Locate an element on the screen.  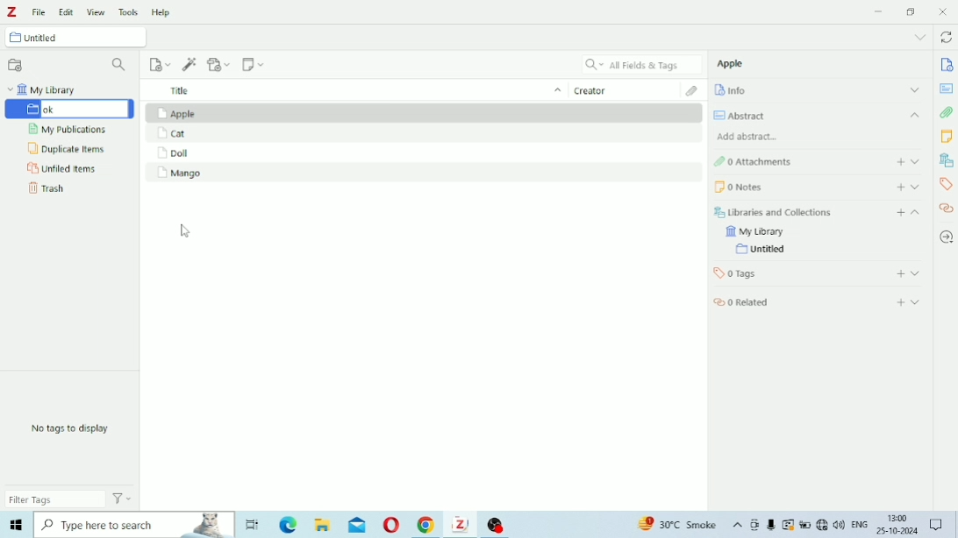
Libraries and Collections is located at coordinates (772, 212).